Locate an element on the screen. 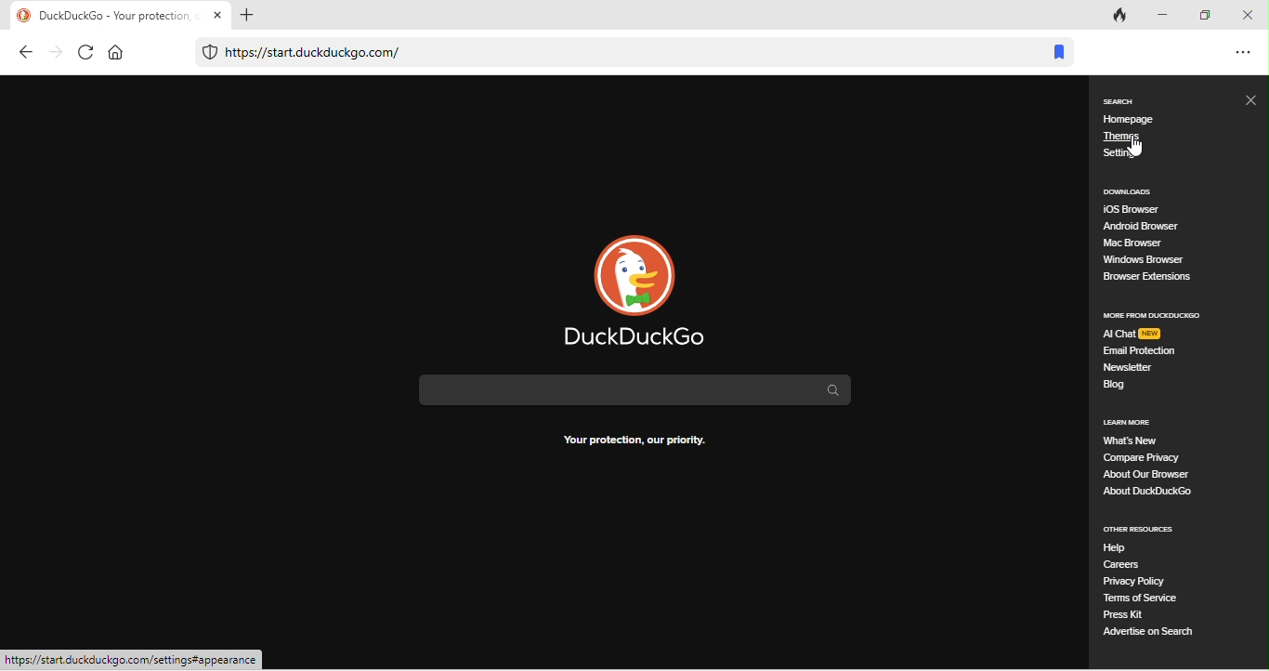  mac browser is located at coordinates (1154, 244).